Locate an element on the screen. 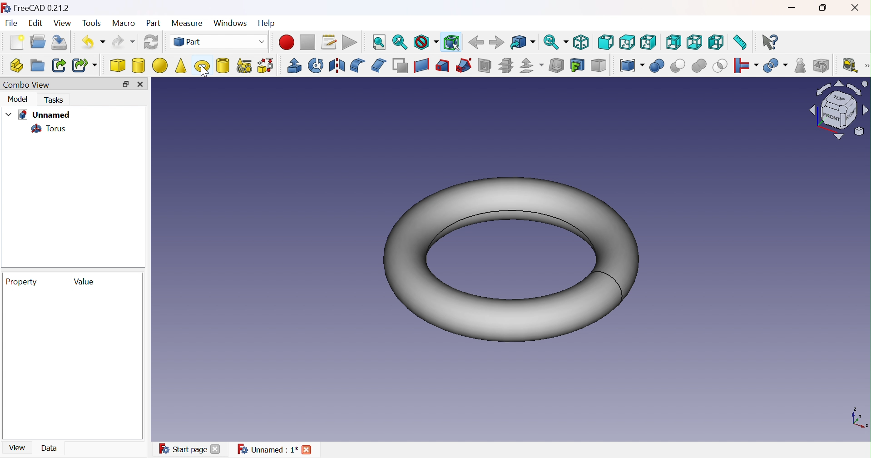 Image resolution: width=871 pixels, height=458 pixels. Measure is located at coordinates (188, 24).